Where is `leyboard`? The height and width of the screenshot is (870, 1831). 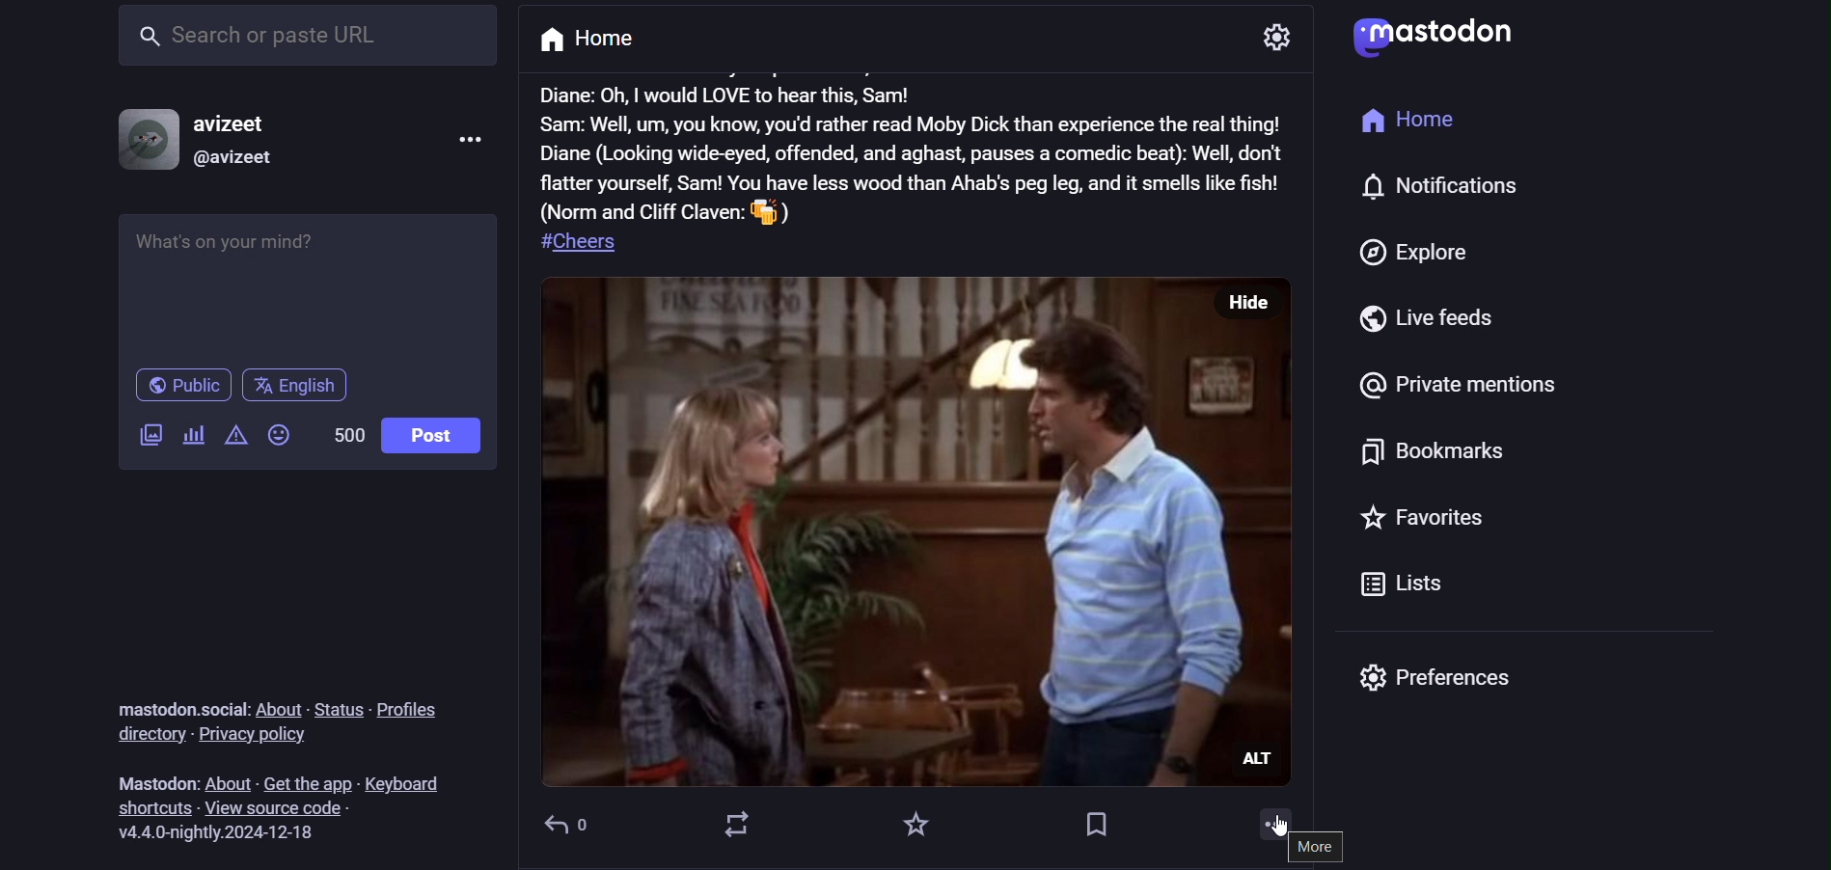 leyboard is located at coordinates (411, 782).